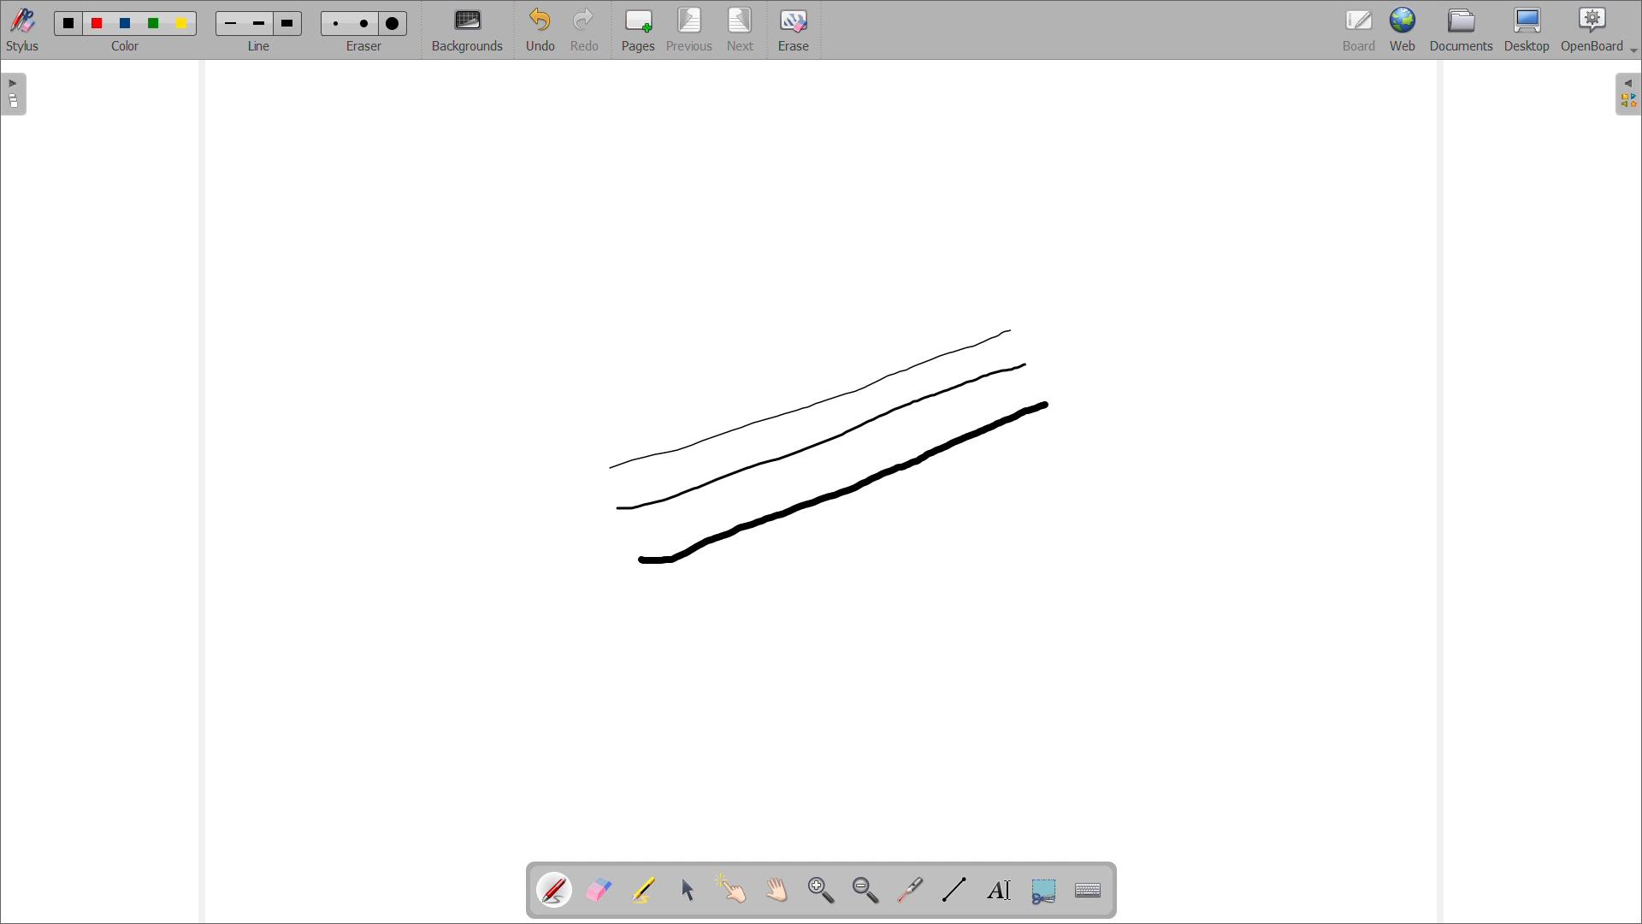 Image resolution: width=1642 pixels, height=924 pixels. I want to click on line width size, so click(287, 23).